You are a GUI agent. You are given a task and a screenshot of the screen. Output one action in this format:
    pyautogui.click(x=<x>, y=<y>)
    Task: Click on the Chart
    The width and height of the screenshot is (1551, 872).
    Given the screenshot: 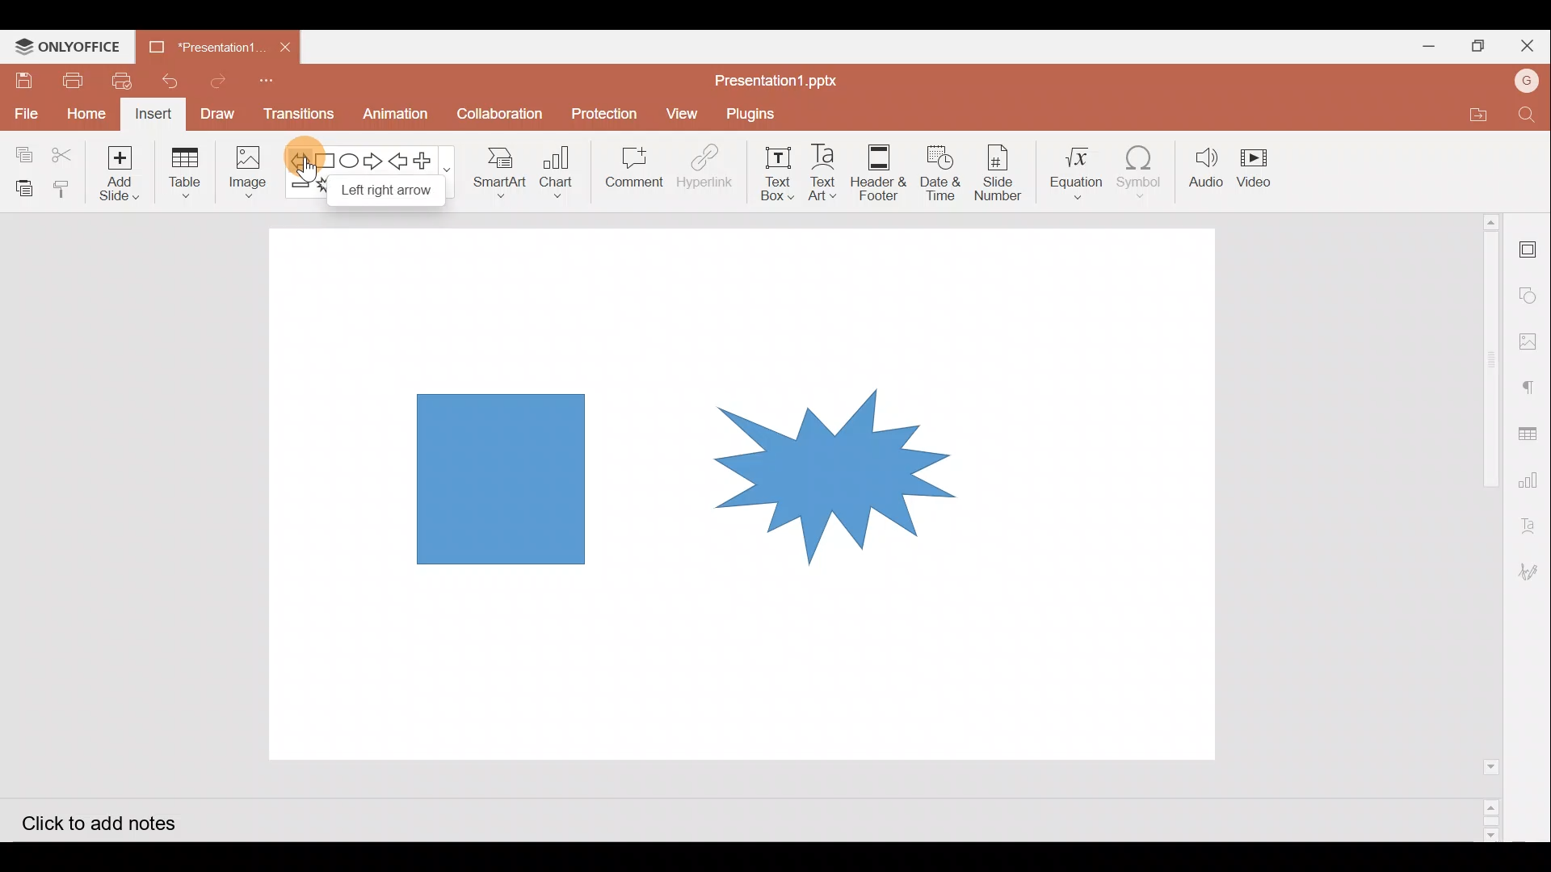 What is the action you would take?
    pyautogui.click(x=561, y=177)
    